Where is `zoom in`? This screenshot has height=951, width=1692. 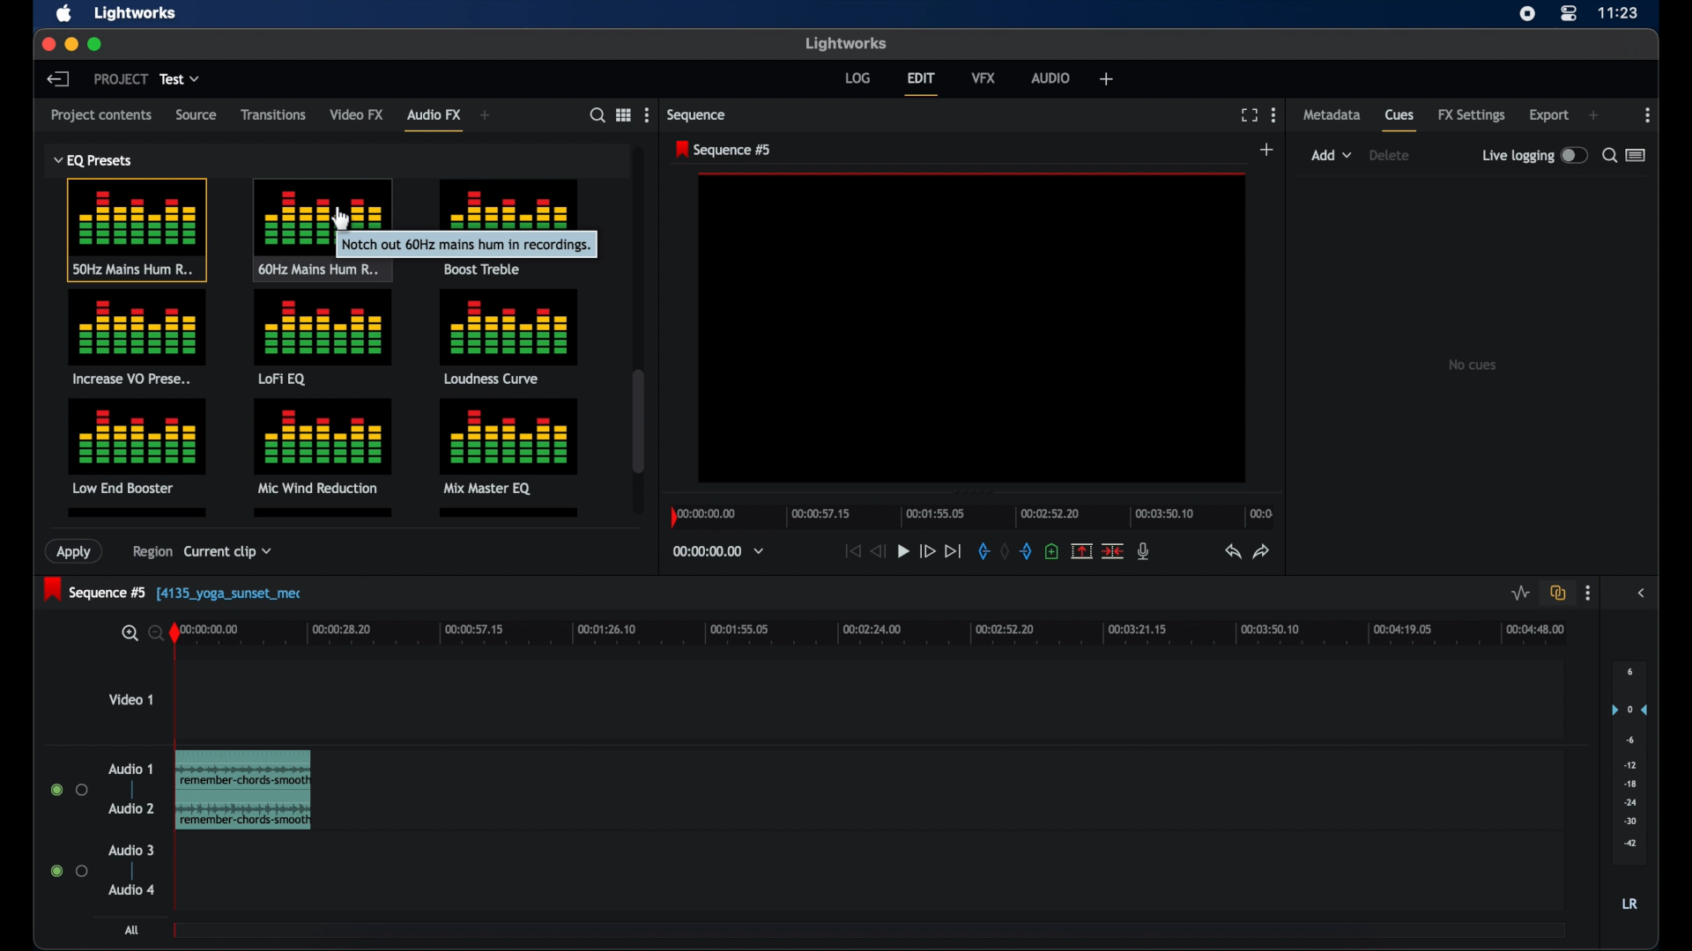
zoom in is located at coordinates (127, 633).